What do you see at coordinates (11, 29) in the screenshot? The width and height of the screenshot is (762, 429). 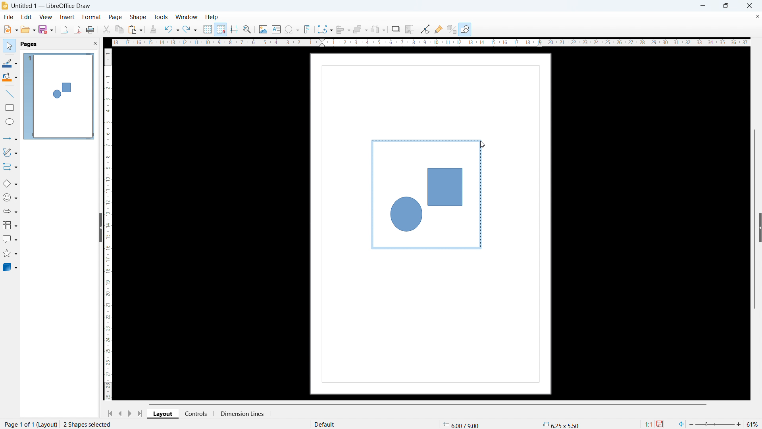 I see `new` at bounding box center [11, 29].